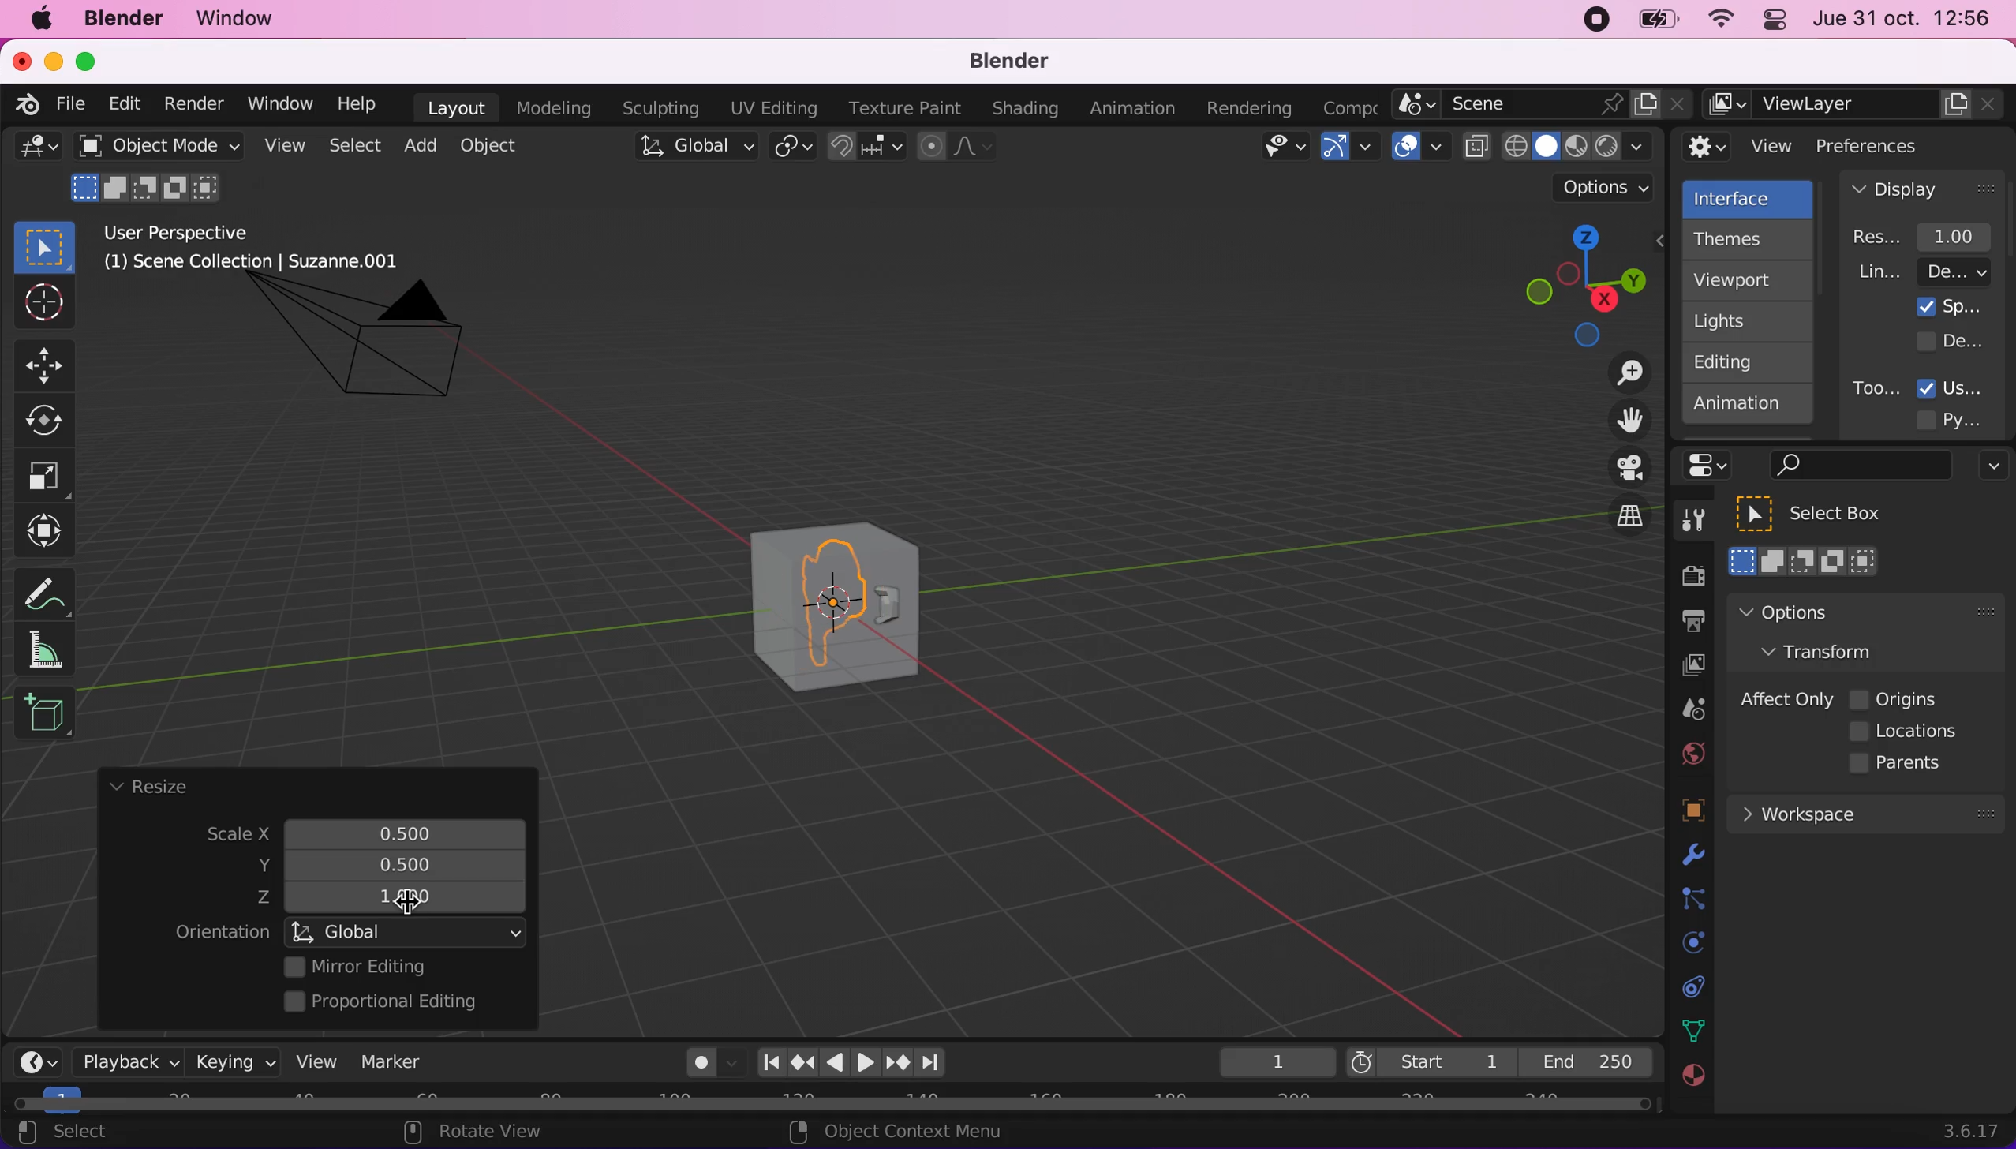 Image resolution: width=2016 pixels, height=1149 pixels. I want to click on annotate, so click(51, 589).